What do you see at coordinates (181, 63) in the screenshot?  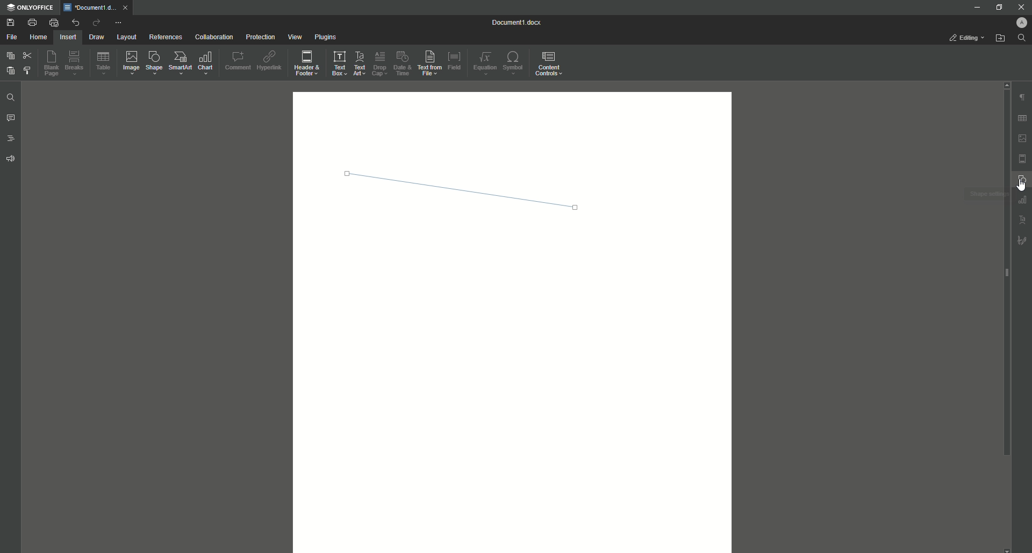 I see `SmartArt` at bounding box center [181, 63].